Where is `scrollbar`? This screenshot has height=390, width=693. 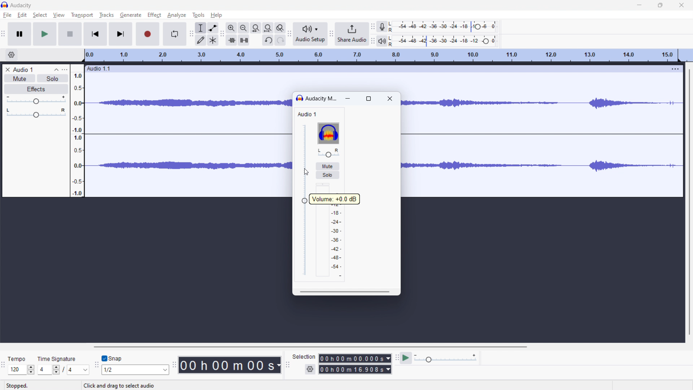 scrollbar is located at coordinates (345, 292).